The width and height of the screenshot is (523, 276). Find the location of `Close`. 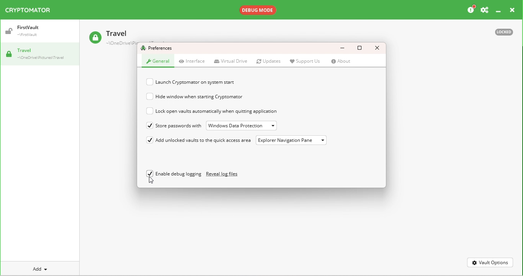

Close is located at coordinates (378, 47).